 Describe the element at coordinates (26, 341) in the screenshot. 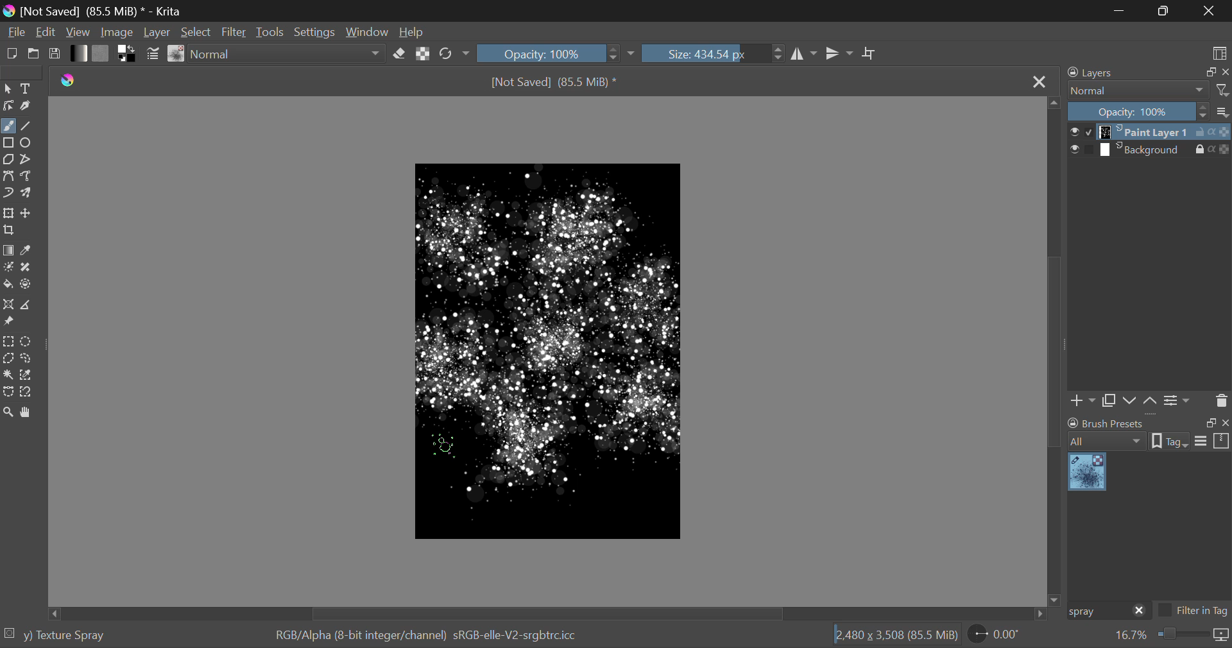

I see `Circular Selection` at that location.